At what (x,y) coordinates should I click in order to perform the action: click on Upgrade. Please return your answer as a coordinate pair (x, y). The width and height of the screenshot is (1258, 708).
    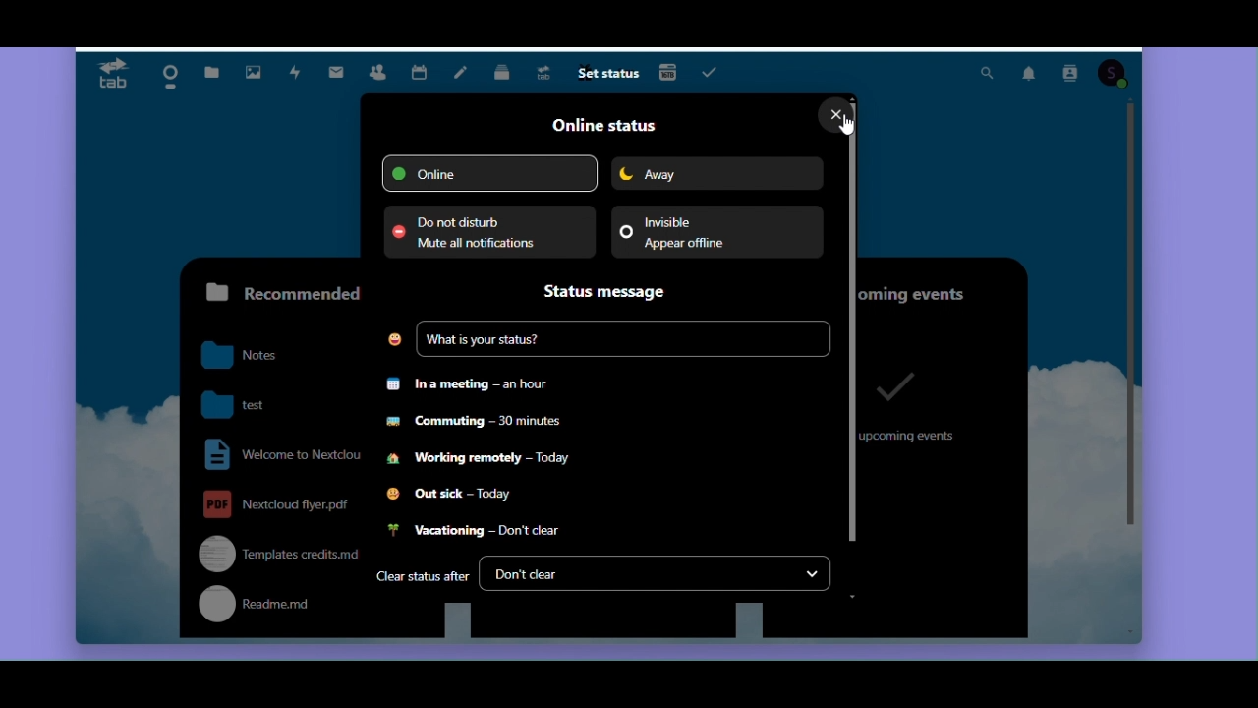
    Looking at the image, I should click on (547, 74).